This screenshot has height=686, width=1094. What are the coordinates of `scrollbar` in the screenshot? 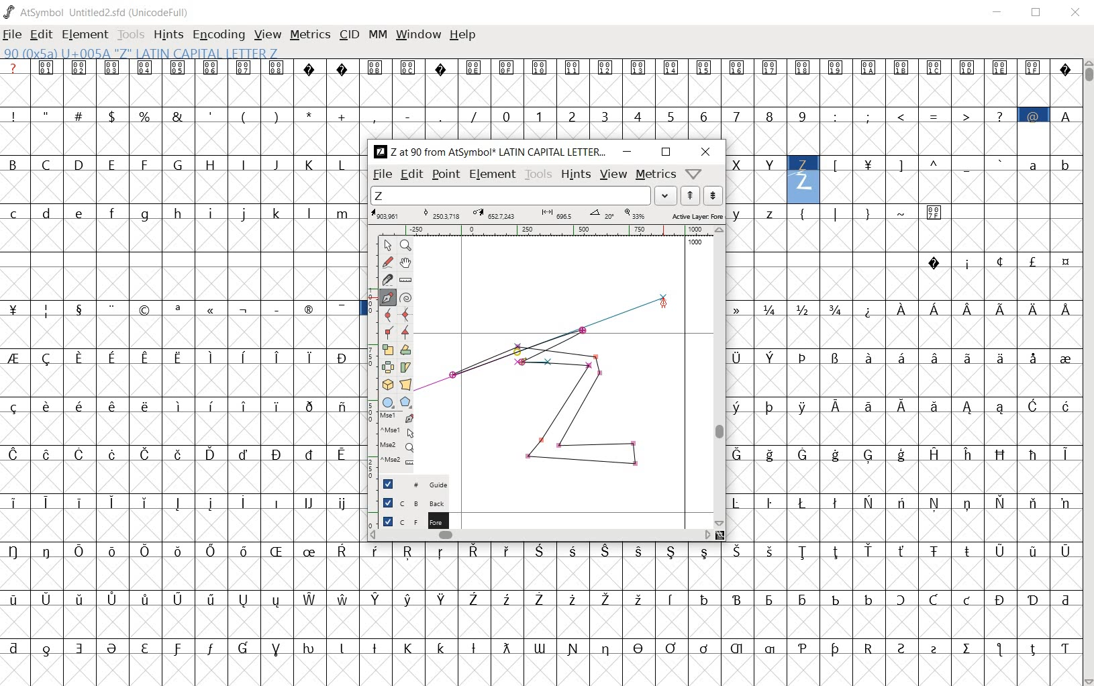 It's located at (1087, 371).